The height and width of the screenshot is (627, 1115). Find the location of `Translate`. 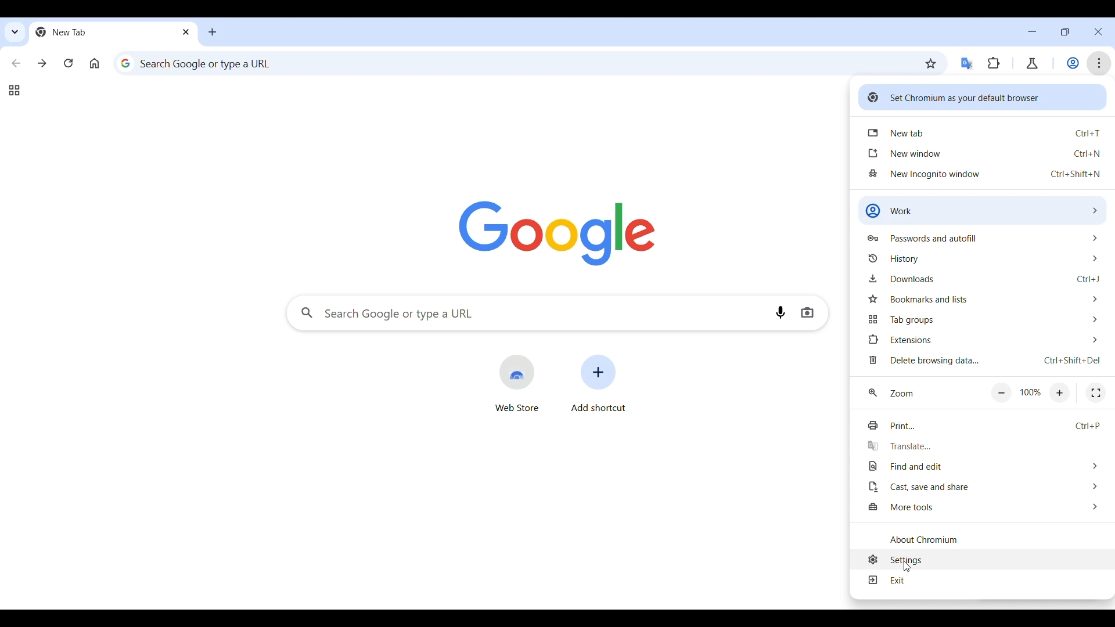

Translate is located at coordinates (983, 446).